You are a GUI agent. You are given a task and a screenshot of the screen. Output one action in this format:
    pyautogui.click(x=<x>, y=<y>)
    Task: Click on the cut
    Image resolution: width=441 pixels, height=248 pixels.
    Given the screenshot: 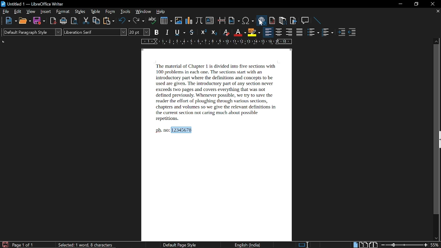 What is the action you would take?
    pyautogui.click(x=86, y=21)
    